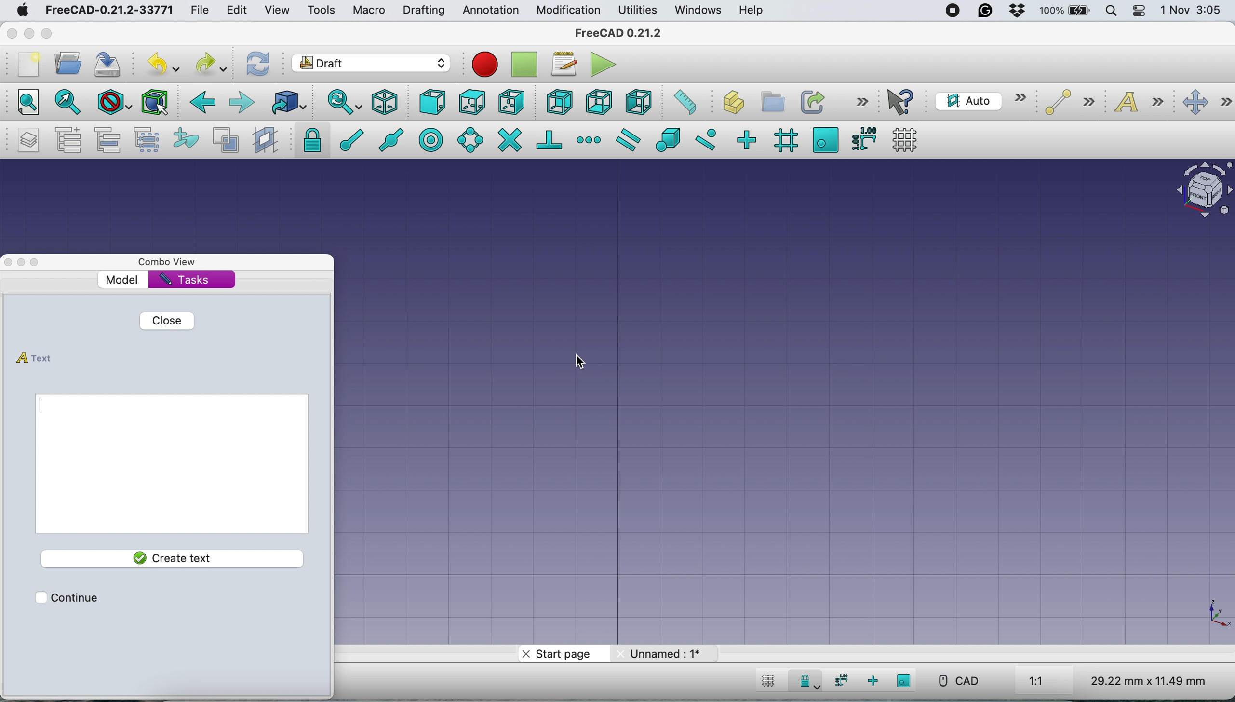  What do you see at coordinates (156, 102) in the screenshot?
I see `Selection filter` at bounding box center [156, 102].